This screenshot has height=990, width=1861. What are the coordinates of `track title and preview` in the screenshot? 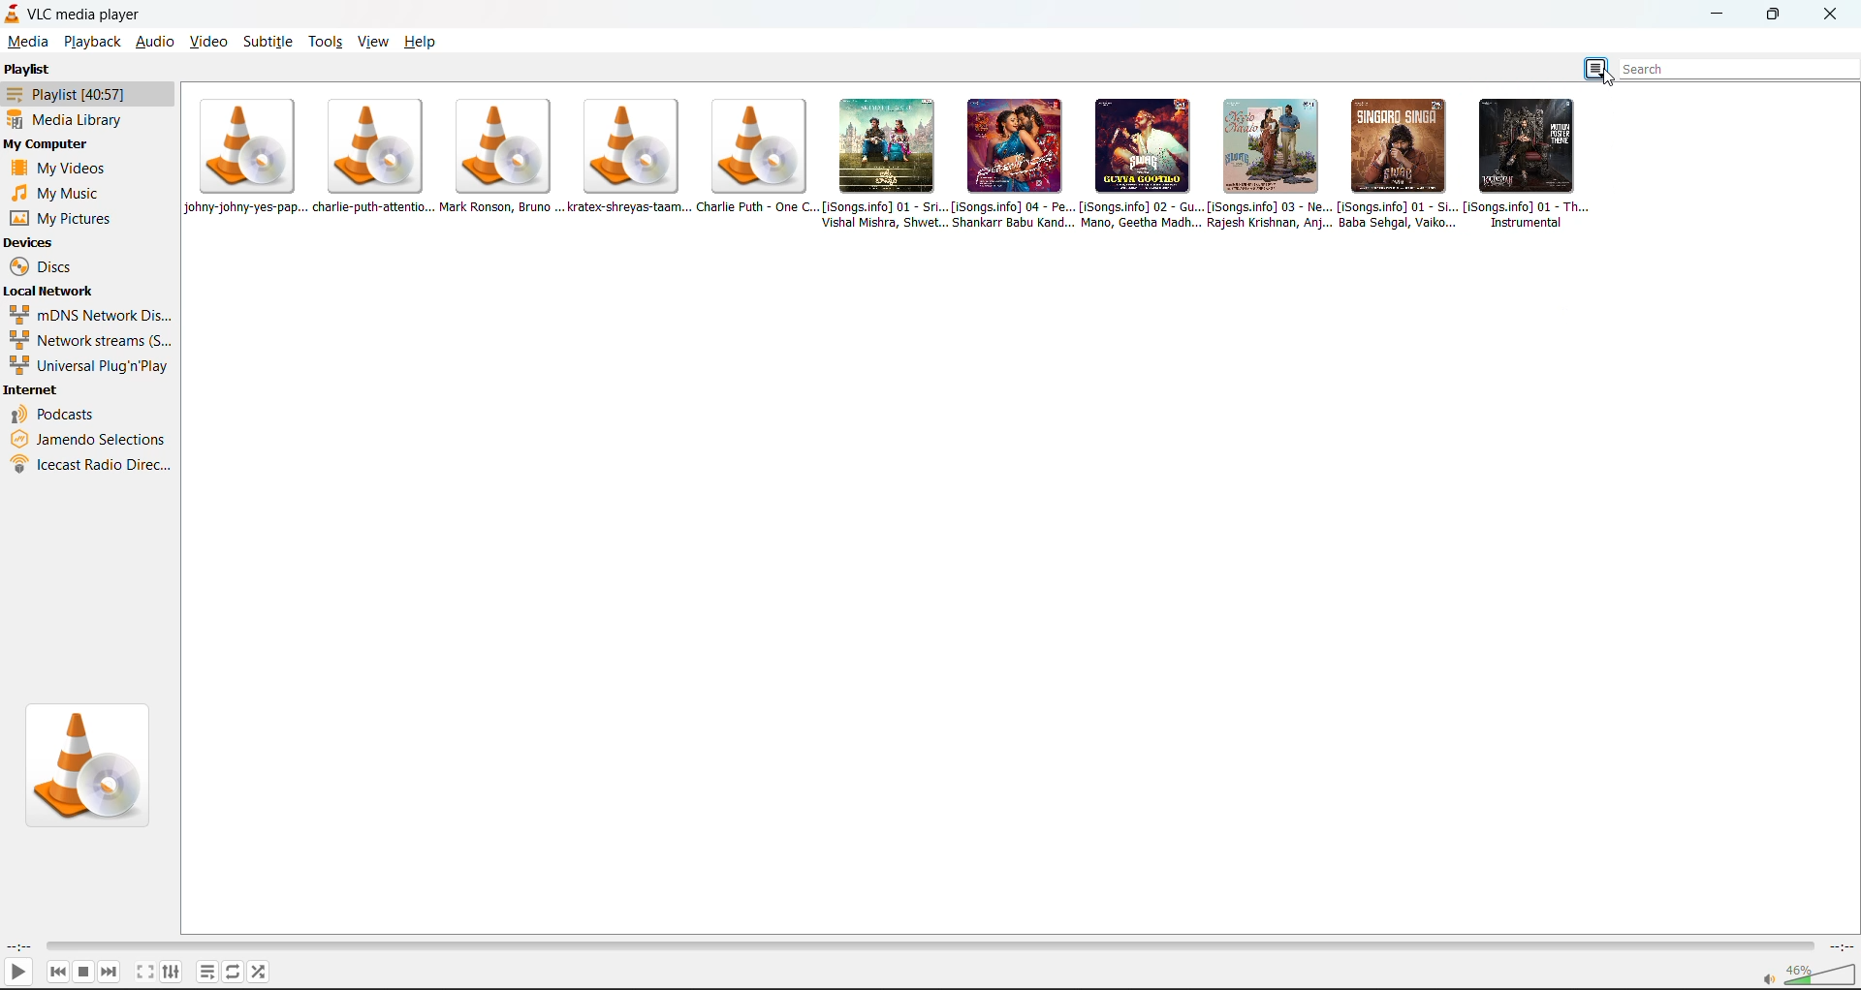 It's located at (249, 158).